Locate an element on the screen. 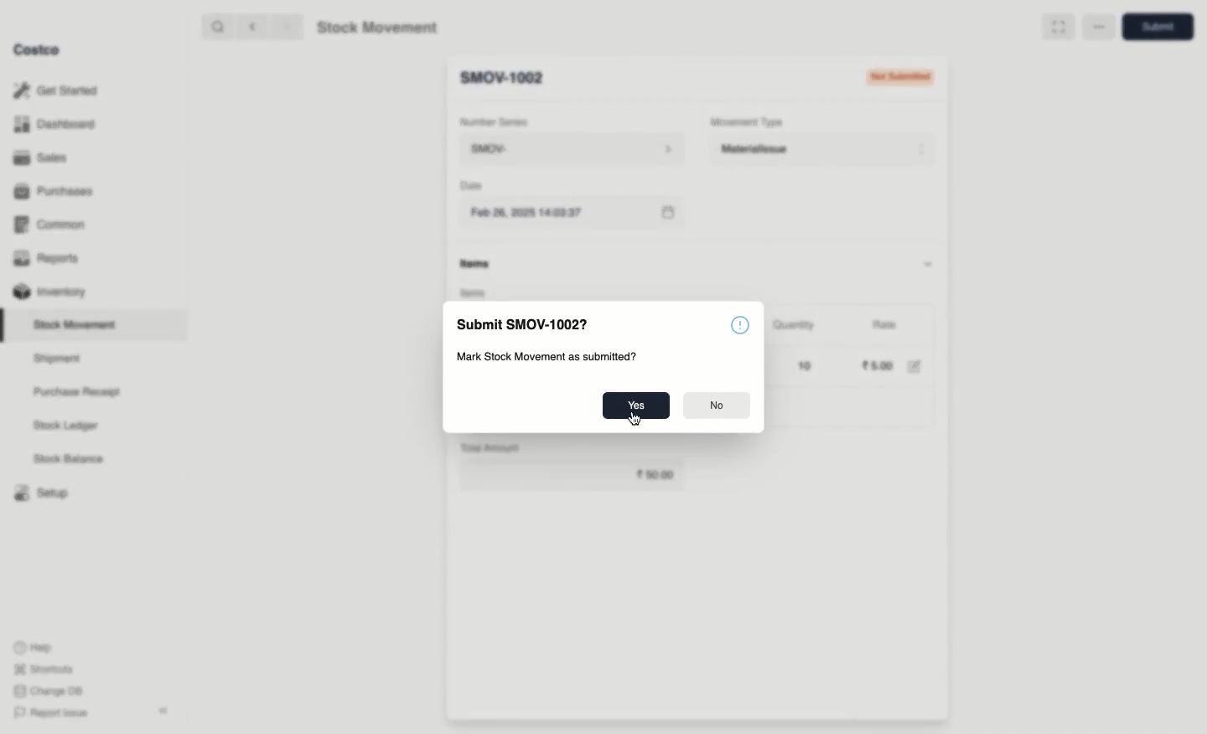  Report Issue is located at coordinates (53, 713).